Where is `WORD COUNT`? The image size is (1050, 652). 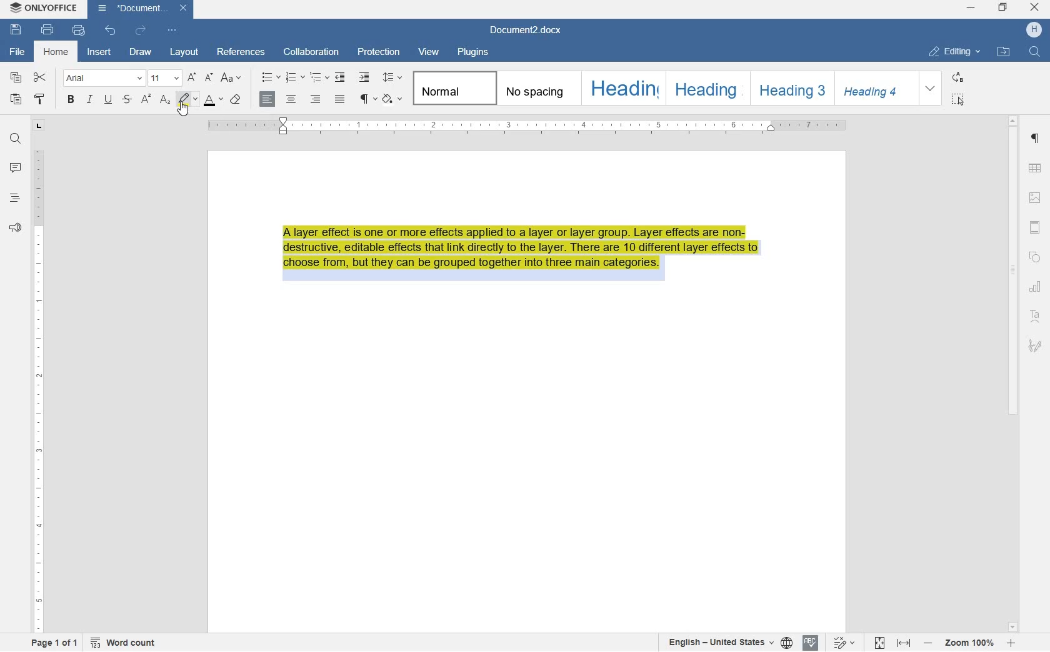 WORD COUNT is located at coordinates (124, 643).